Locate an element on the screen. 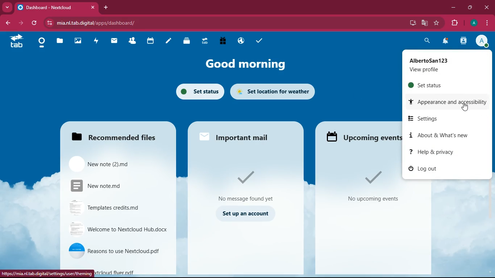  welcome to nextcloud hub.docx is located at coordinates (118, 230).